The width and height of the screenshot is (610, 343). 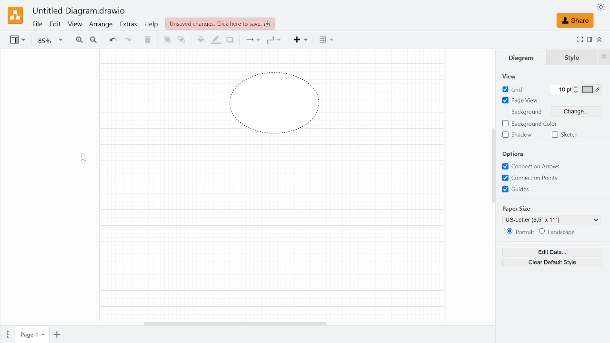 I want to click on Arrange, so click(x=102, y=25).